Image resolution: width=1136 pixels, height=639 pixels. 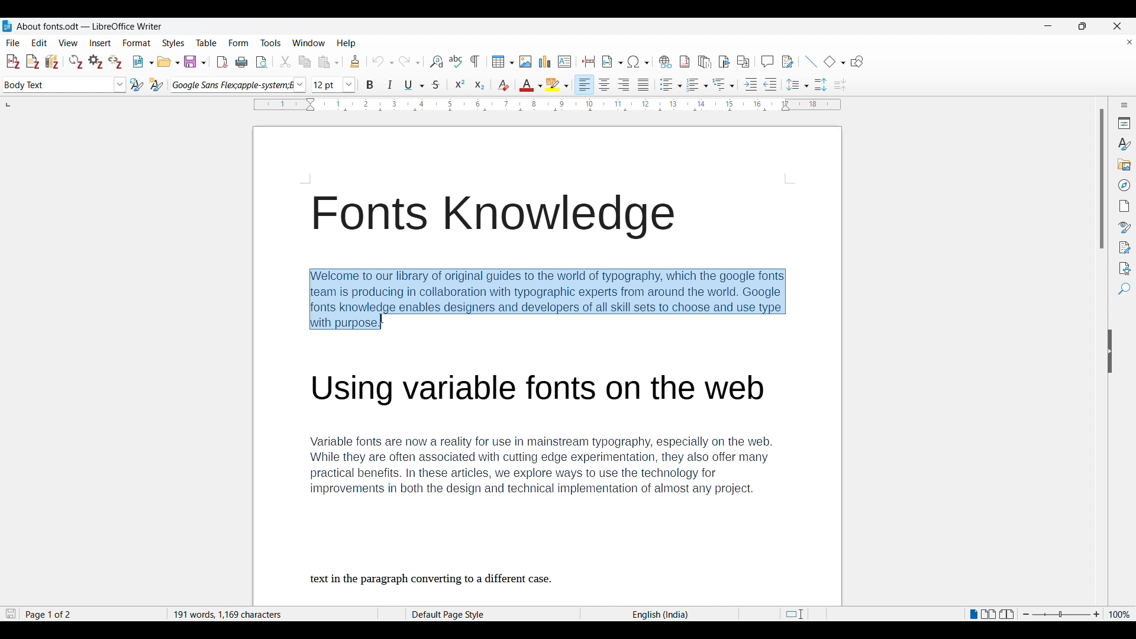 What do you see at coordinates (263, 62) in the screenshot?
I see `Toggle print preview` at bounding box center [263, 62].